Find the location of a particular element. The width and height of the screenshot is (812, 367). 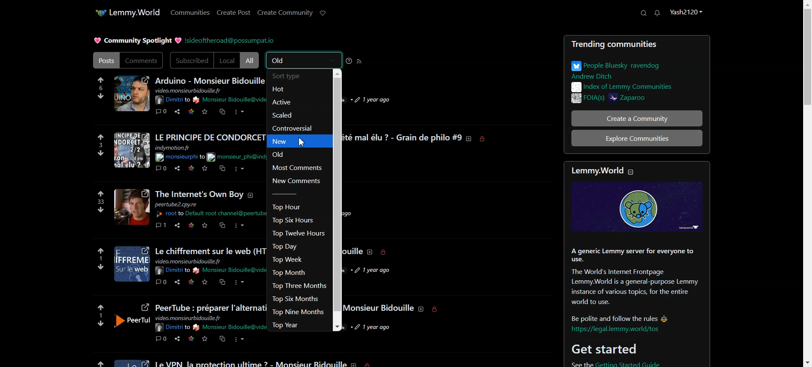

 is located at coordinates (161, 281).